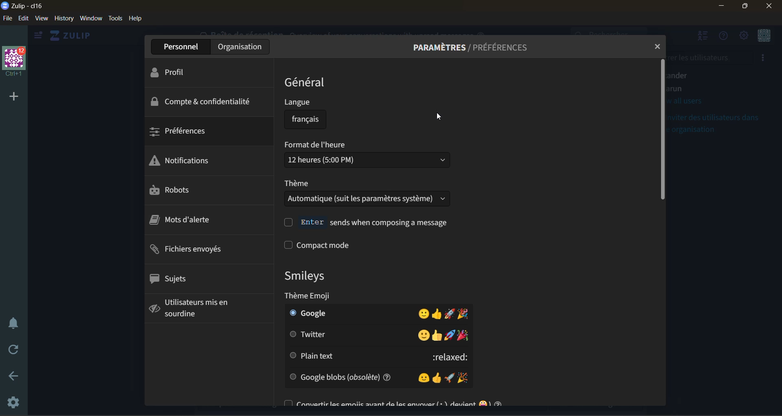  I want to click on maximize, so click(747, 7).